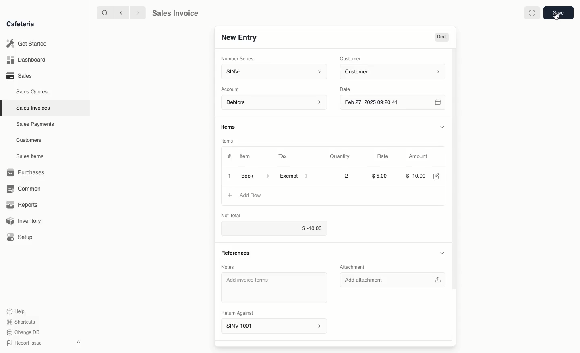 This screenshot has width=580, height=353. Describe the element at coordinates (22, 204) in the screenshot. I see `Reports` at that location.